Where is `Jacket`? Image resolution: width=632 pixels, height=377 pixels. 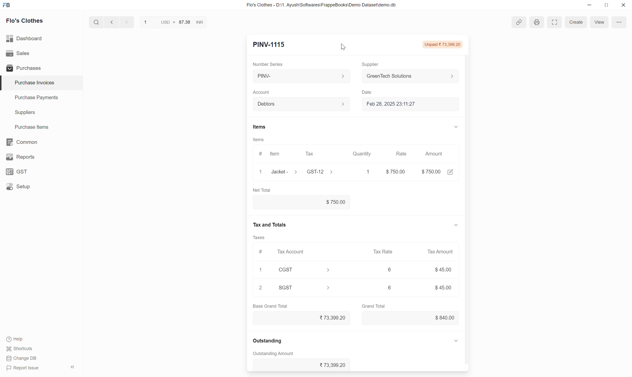
Jacket is located at coordinates (278, 172).